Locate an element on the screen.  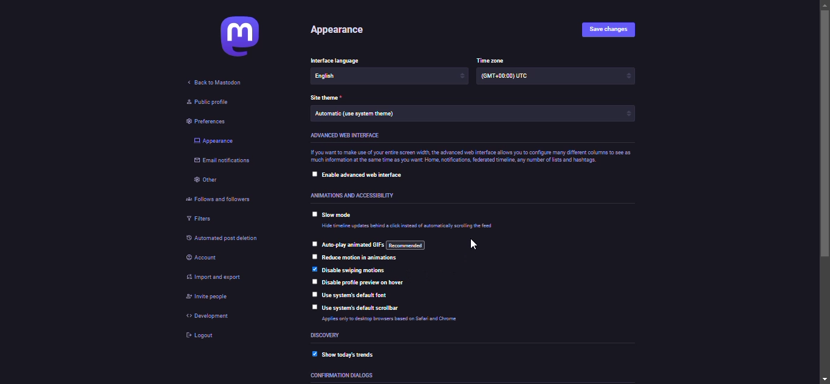
invite people is located at coordinates (208, 299).